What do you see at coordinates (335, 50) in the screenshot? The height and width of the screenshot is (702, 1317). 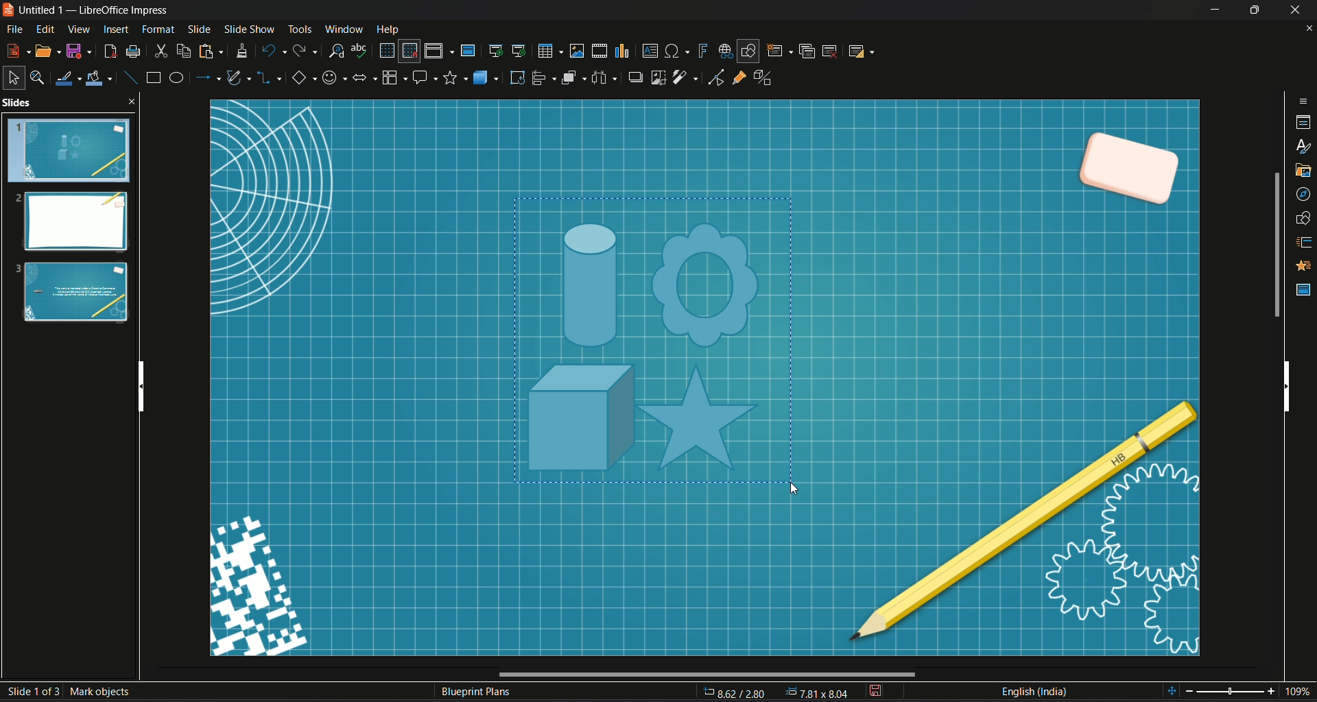 I see `find and replace` at bounding box center [335, 50].